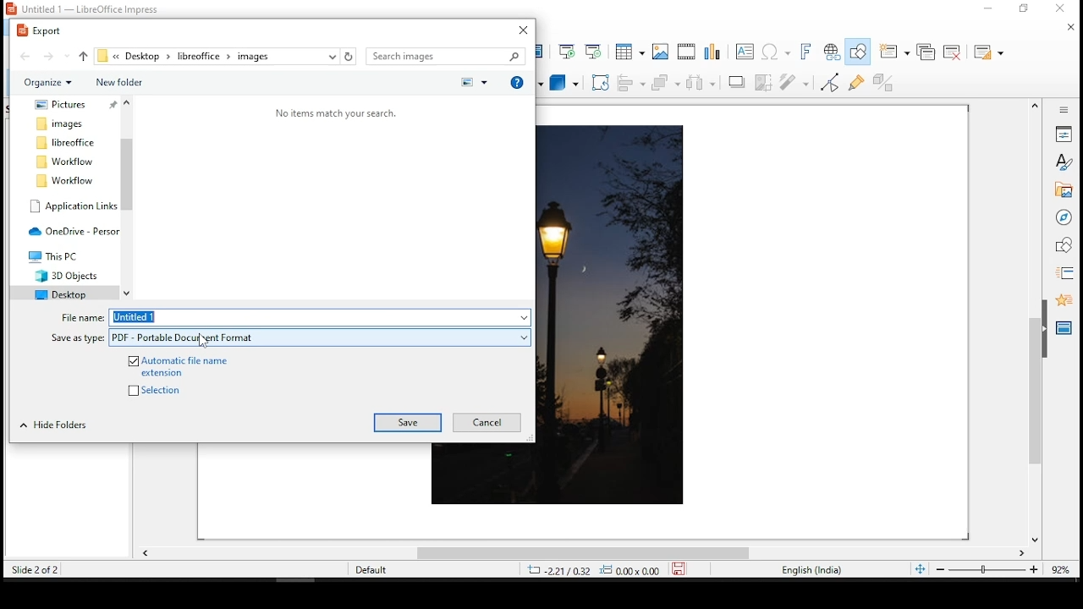 Image resolution: width=1083 pixels, height=609 pixels. What do you see at coordinates (999, 569) in the screenshot?
I see `zoom` at bounding box center [999, 569].